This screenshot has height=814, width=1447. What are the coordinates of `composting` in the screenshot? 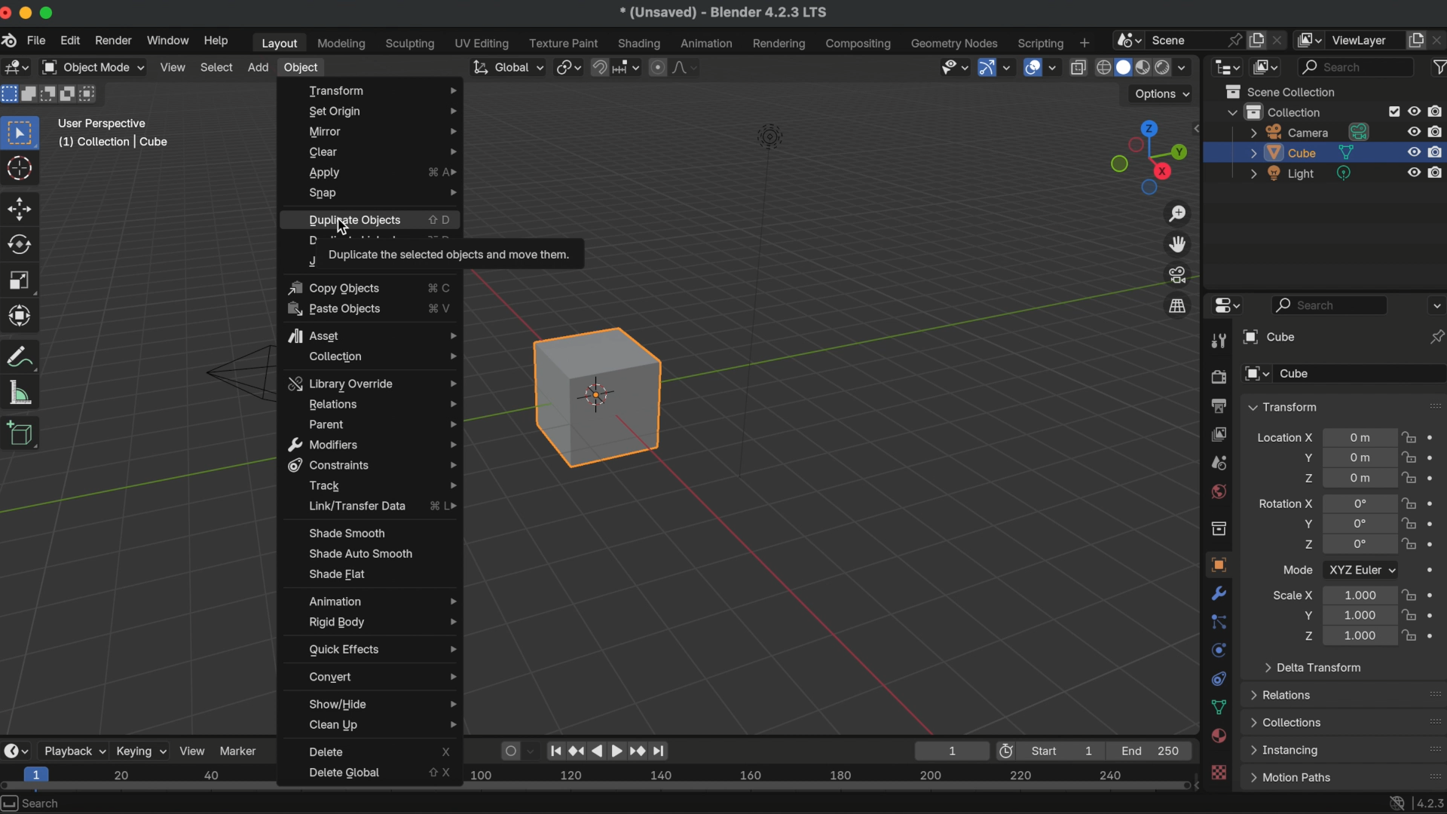 It's located at (861, 44).